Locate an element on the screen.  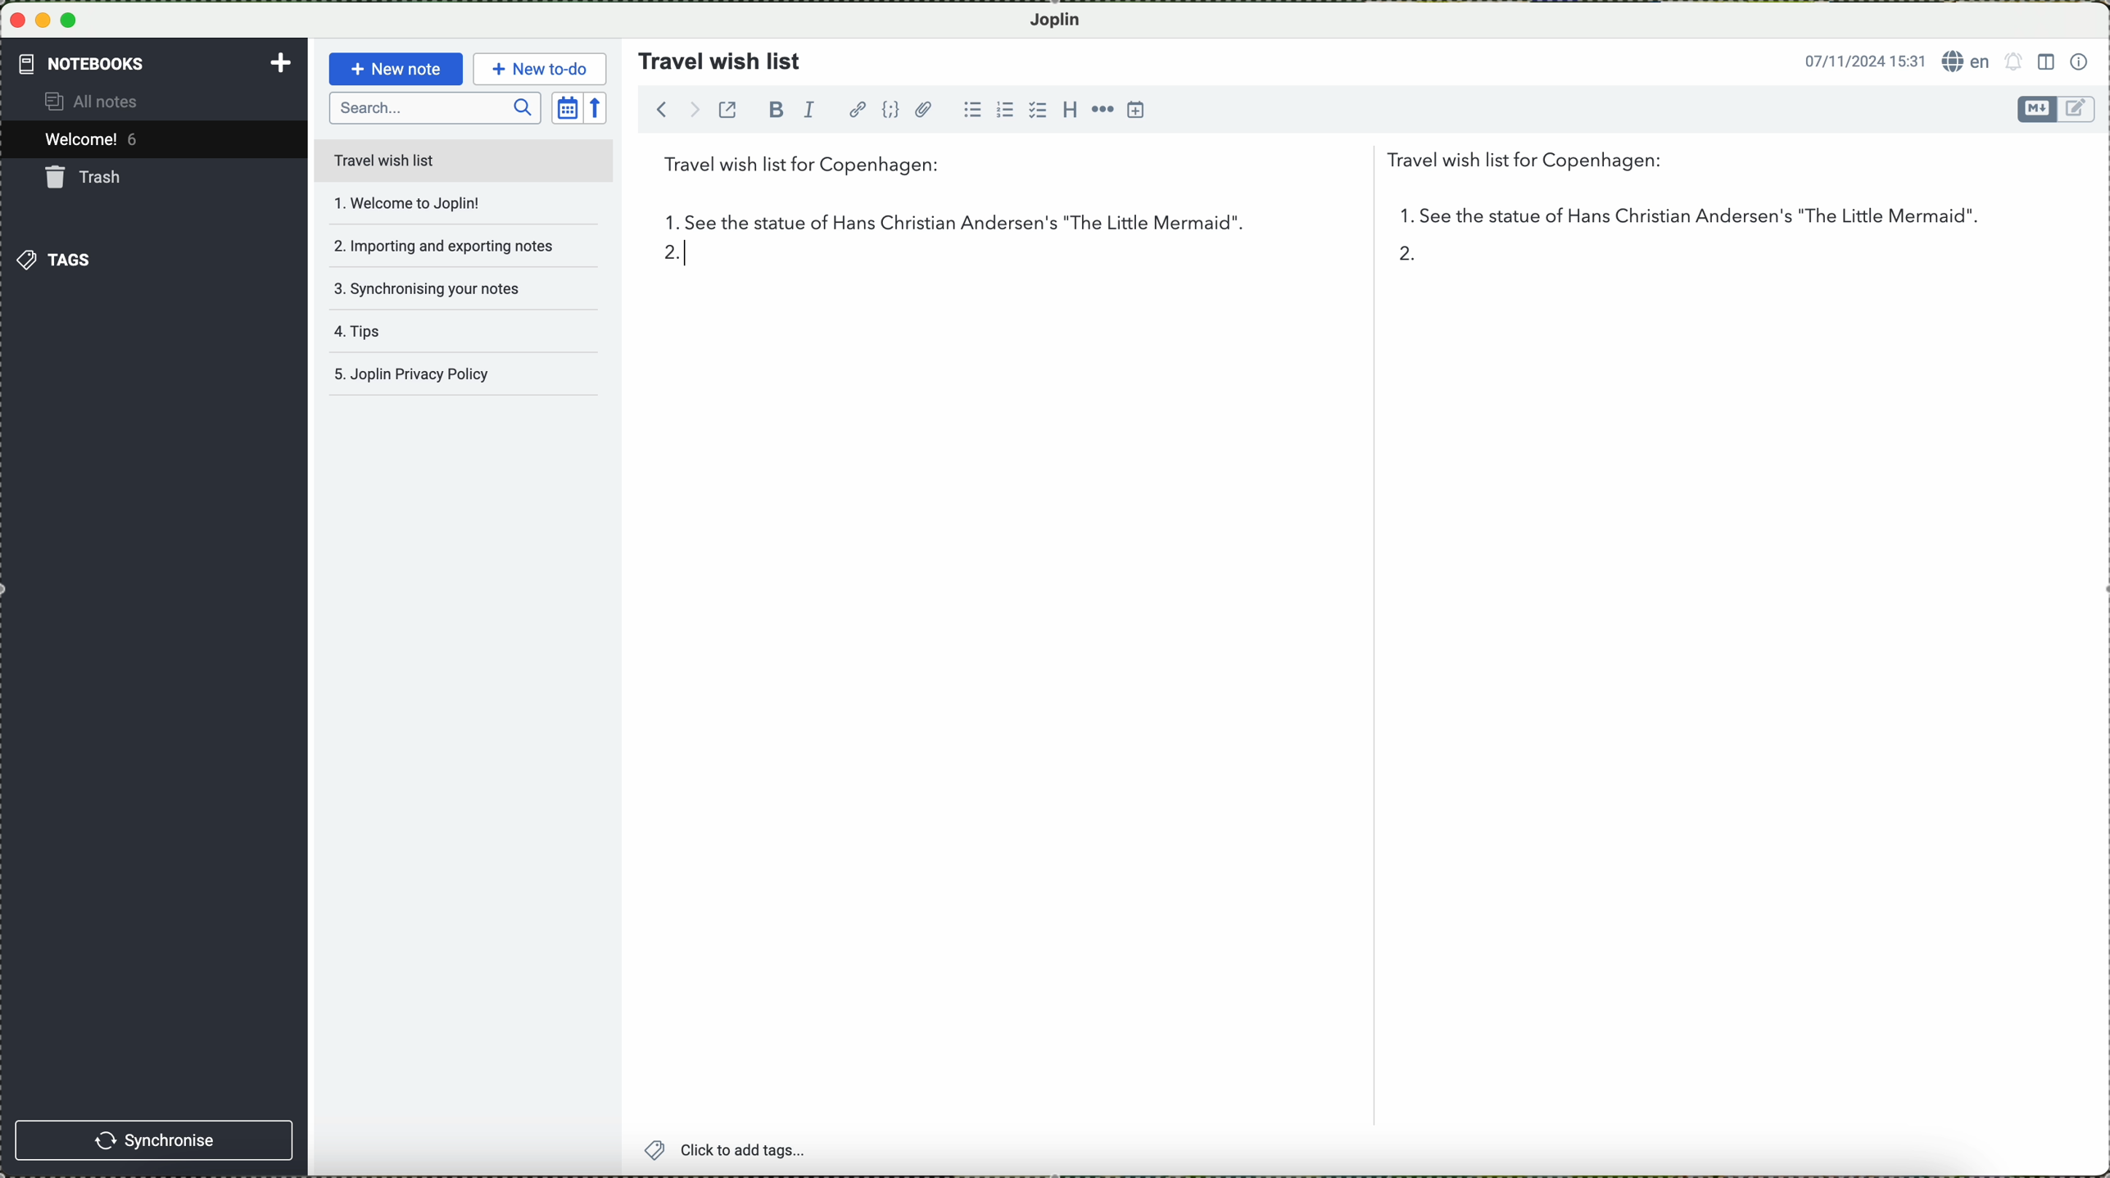
toggle sort order field is located at coordinates (566, 106).